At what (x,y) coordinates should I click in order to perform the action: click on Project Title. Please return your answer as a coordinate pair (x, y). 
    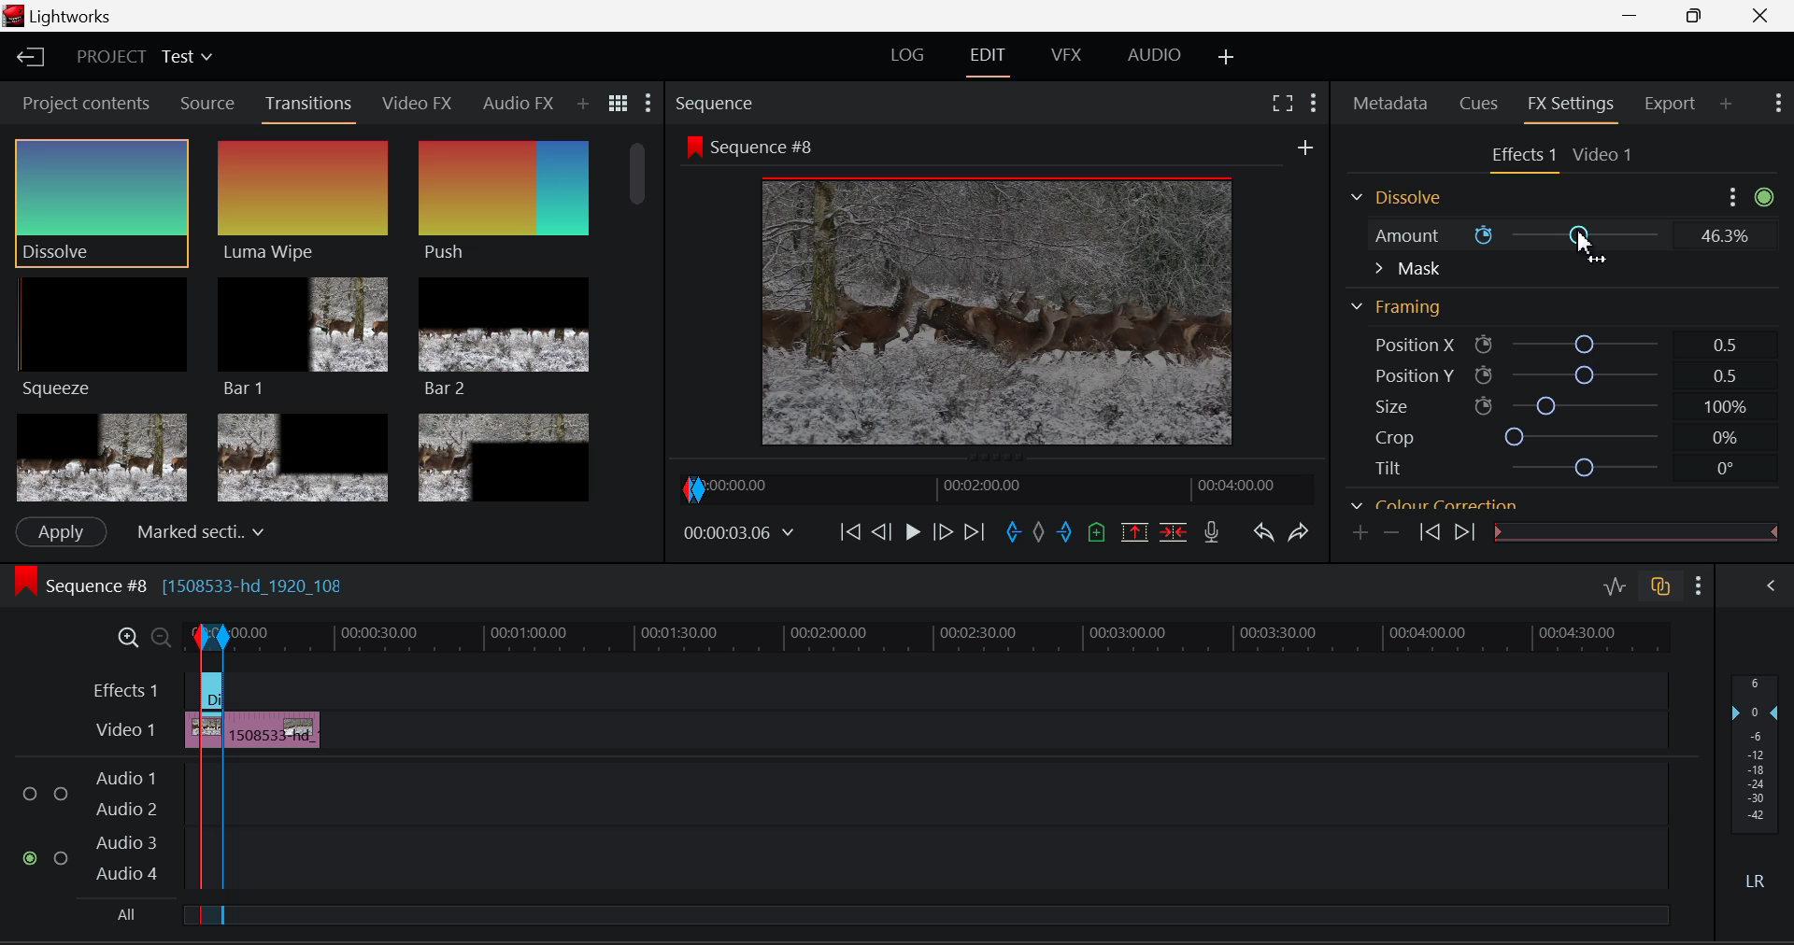
    Looking at the image, I should click on (142, 55).